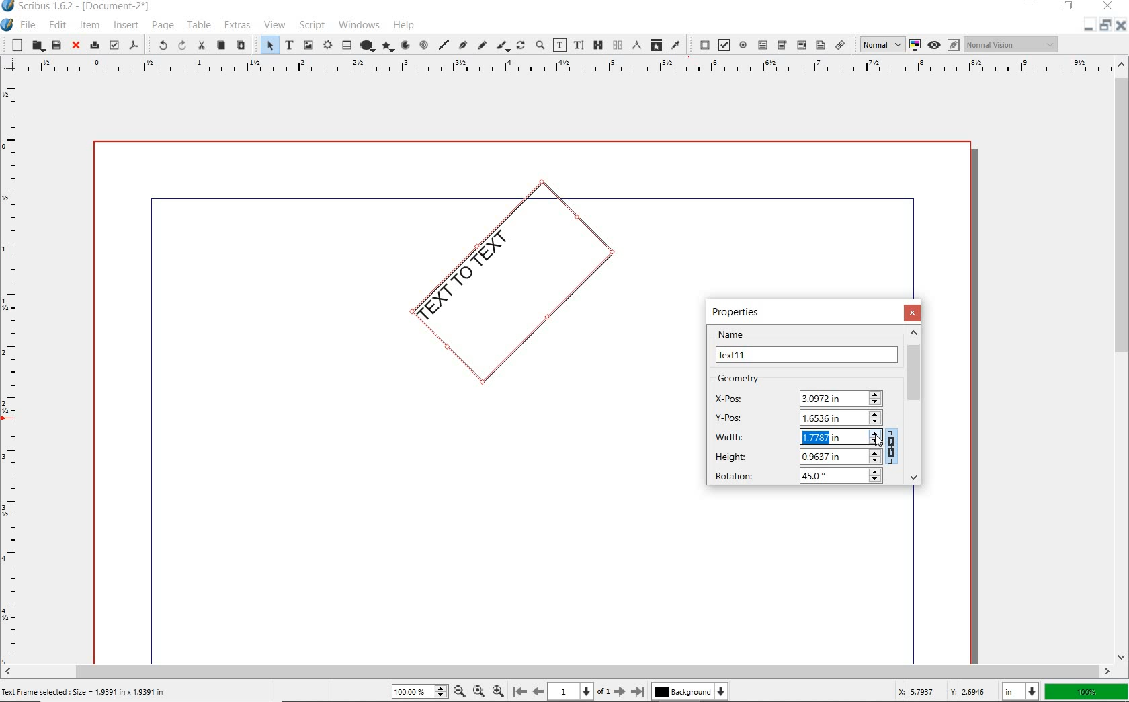 Image resolution: width=1129 pixels, height=702 pixels. What do you see at coordinates (1069, 7) in the screenshot?
I see `restore` at bounding box center [1069, 7].